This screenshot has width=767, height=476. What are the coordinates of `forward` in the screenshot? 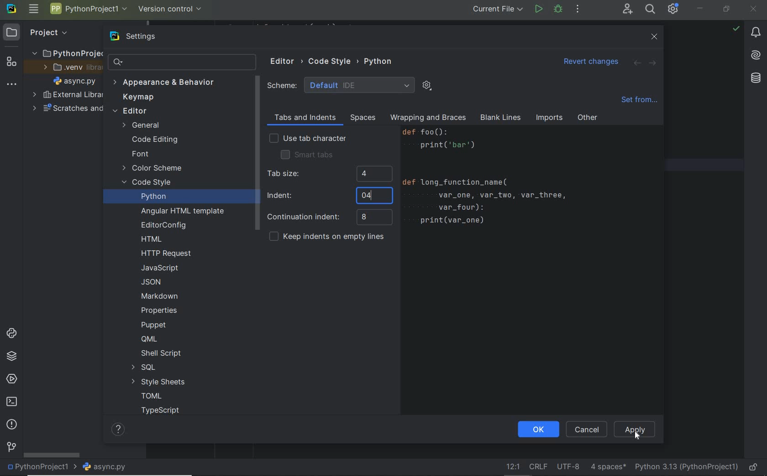 It's located at (651, 63).